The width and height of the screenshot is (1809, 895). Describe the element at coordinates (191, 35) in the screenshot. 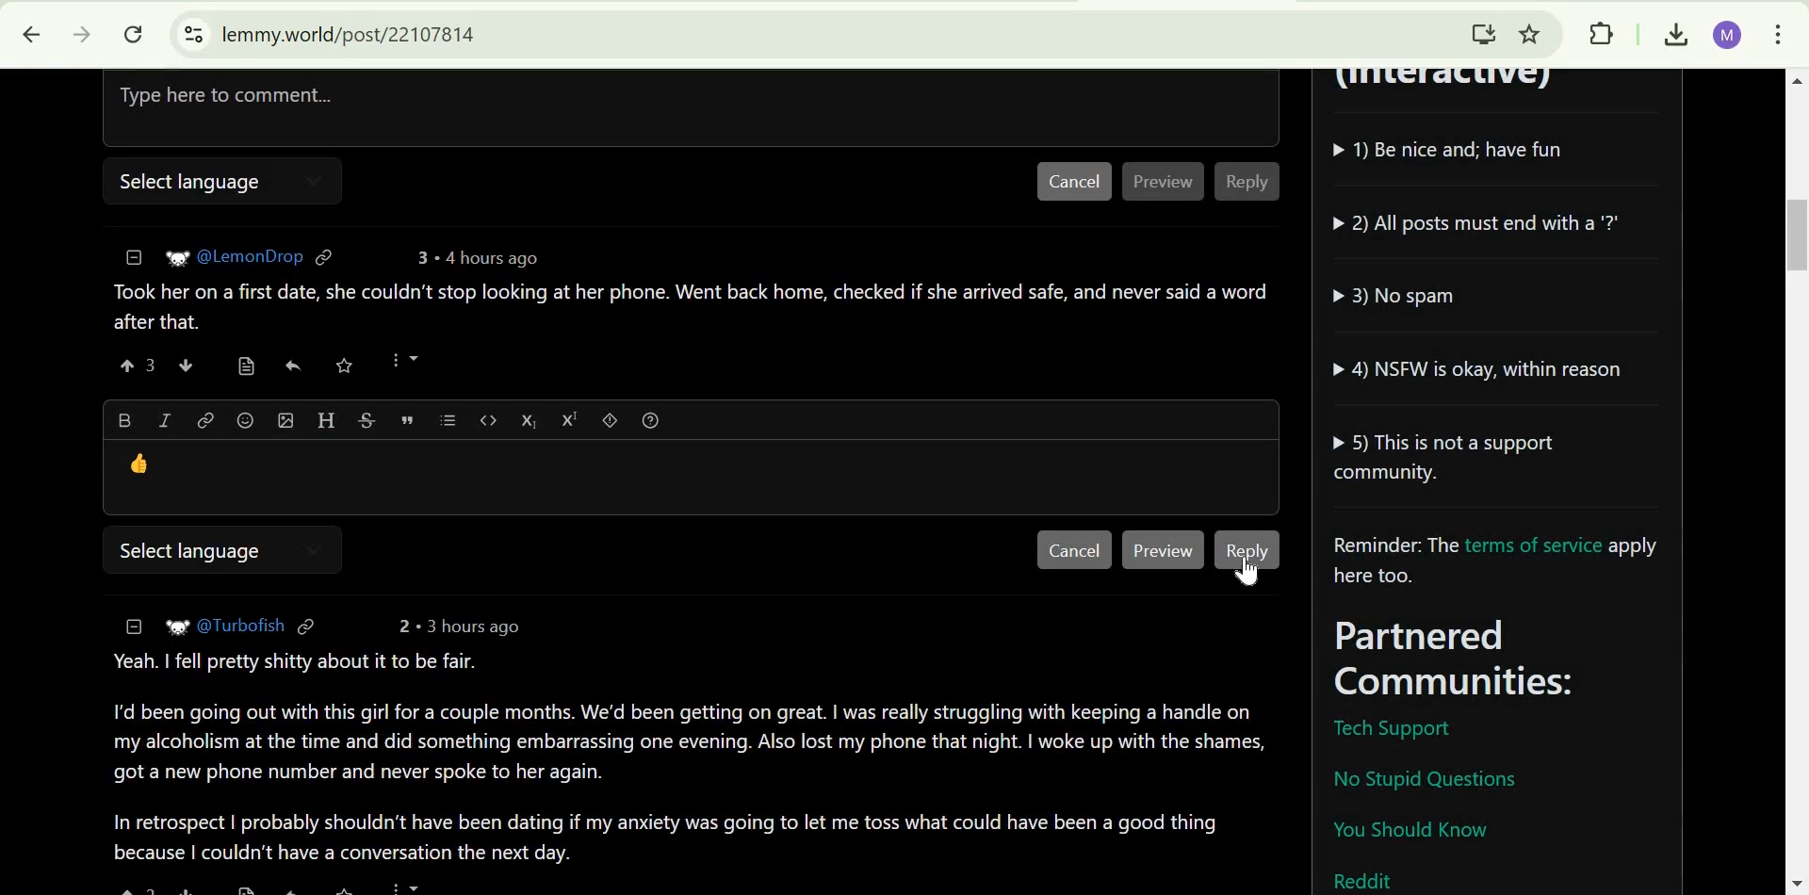

I see `View site information` at that location.